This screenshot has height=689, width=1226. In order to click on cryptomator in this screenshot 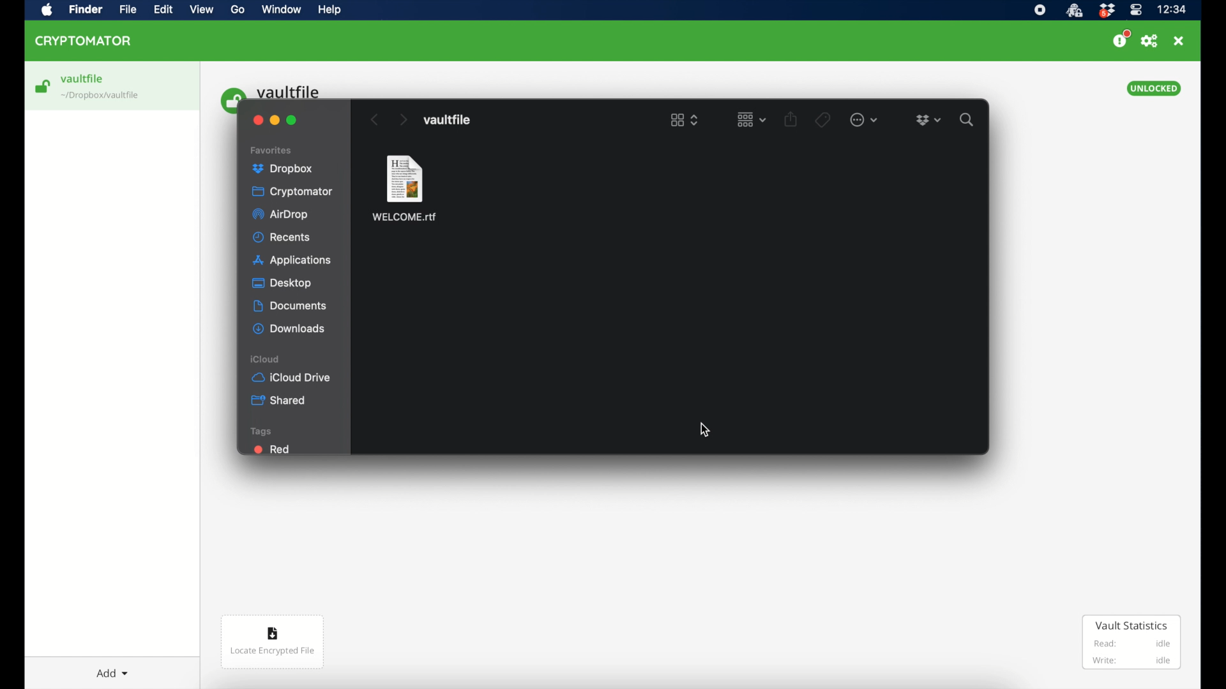, I will do `click(292, 192)`.